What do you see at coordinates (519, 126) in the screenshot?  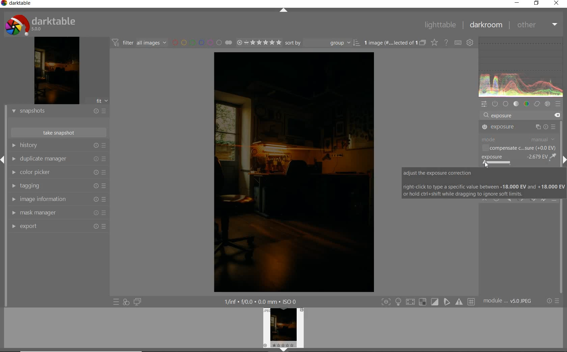 I see `exposure` at bounding box center [519, 126].